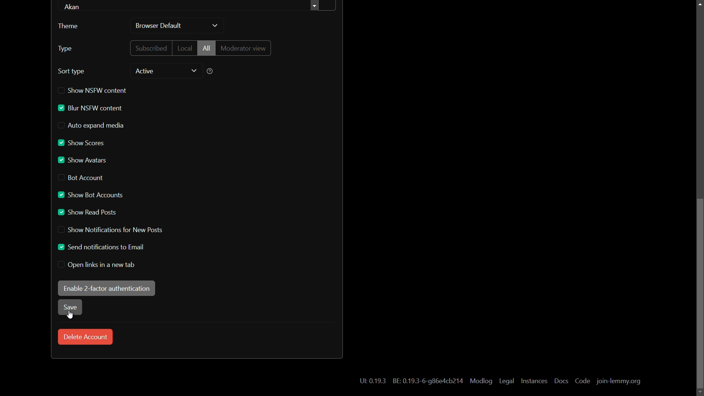 Image resolution: width=704 pixels, height=396 pixels. What do you see at coordinates (426, 381) in the screenshot?
I see `text` at bounding box center [426, 381].